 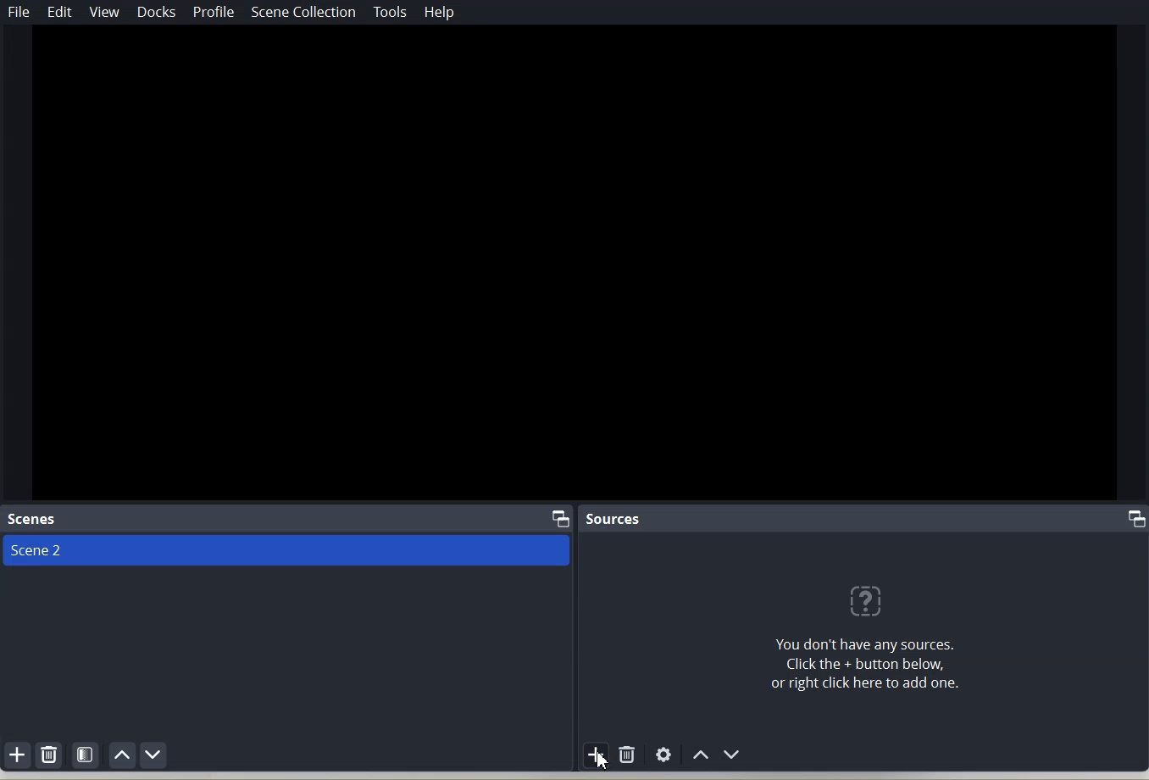 What do you see at coordinates (104, 12) in the screenshot?
I see `View` at bounding box center [104, 12].